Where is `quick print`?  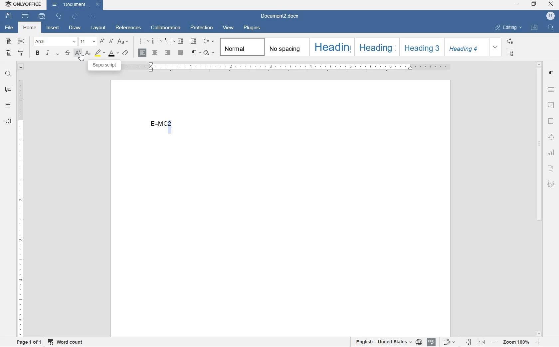 quick print is located at coordinates (42, 16).